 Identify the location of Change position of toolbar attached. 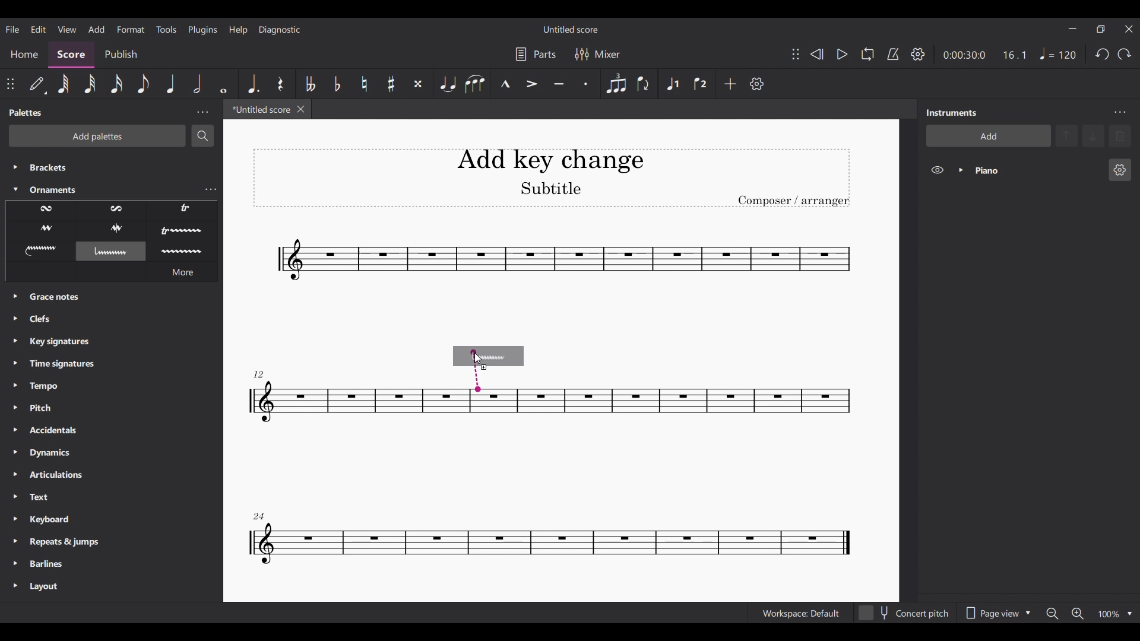
(795, 54).